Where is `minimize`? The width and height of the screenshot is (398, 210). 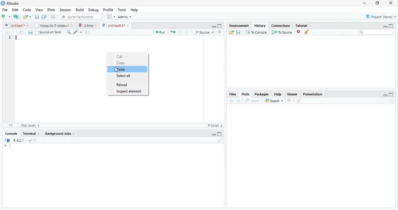
minimize is located at coordinates (384, 27).